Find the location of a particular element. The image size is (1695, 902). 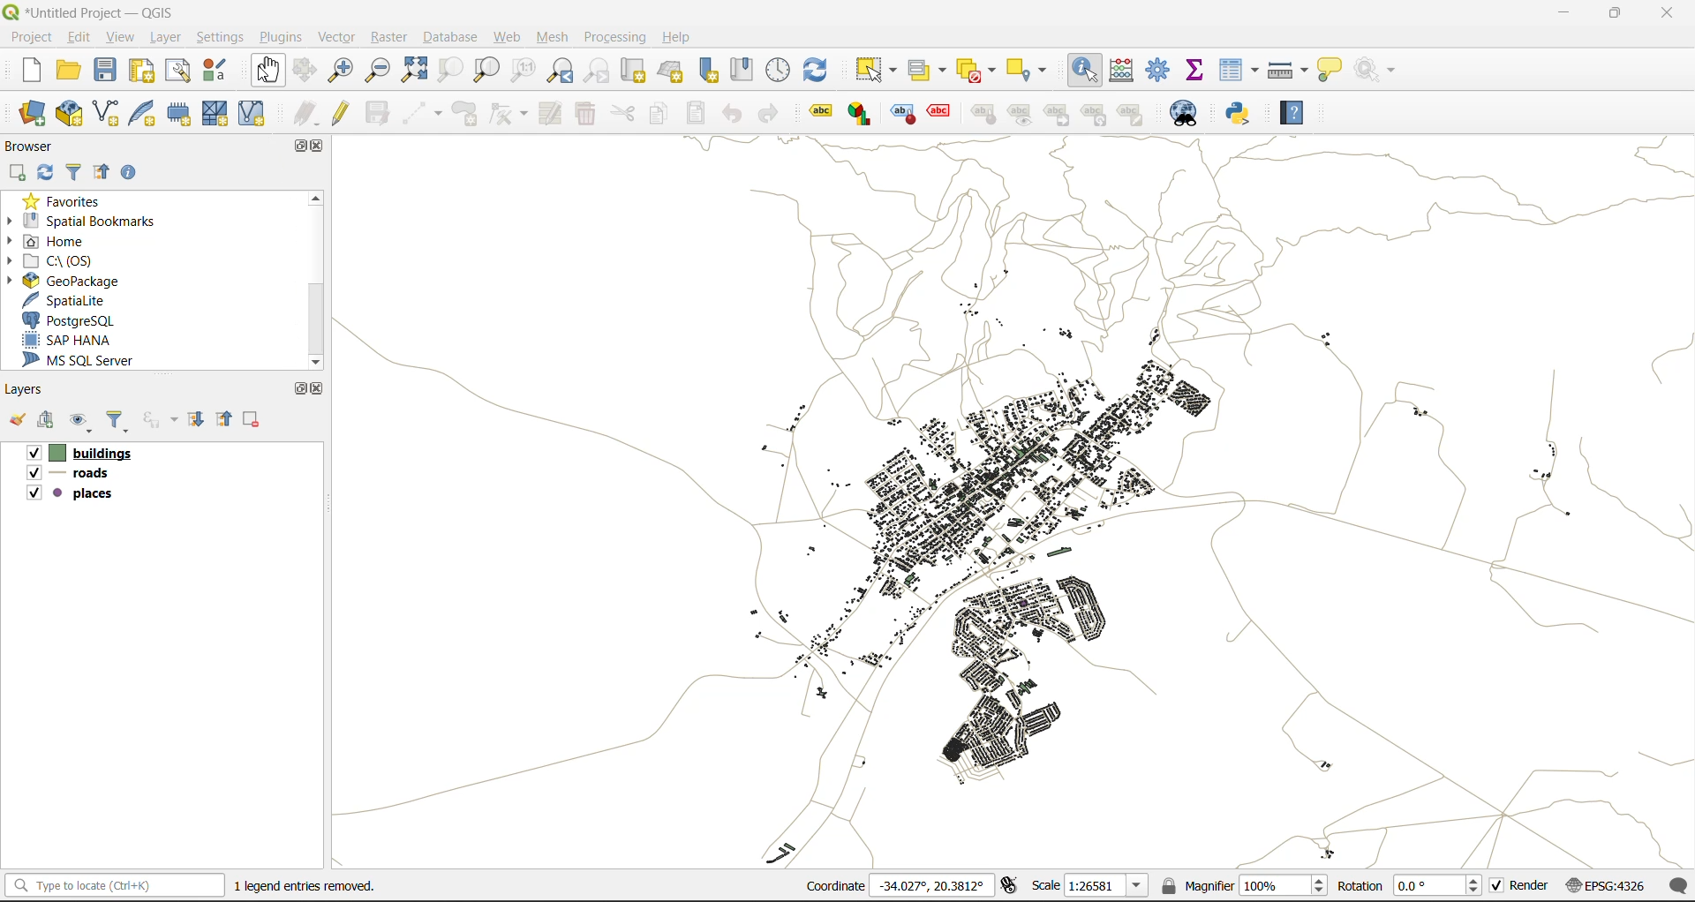

add is located at coordinates (15, 173).